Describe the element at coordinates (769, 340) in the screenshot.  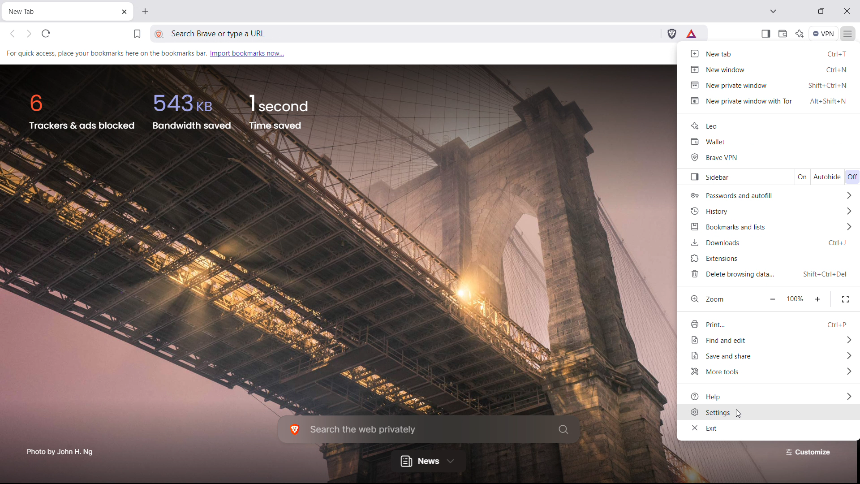
I see `find and edit` at that location.